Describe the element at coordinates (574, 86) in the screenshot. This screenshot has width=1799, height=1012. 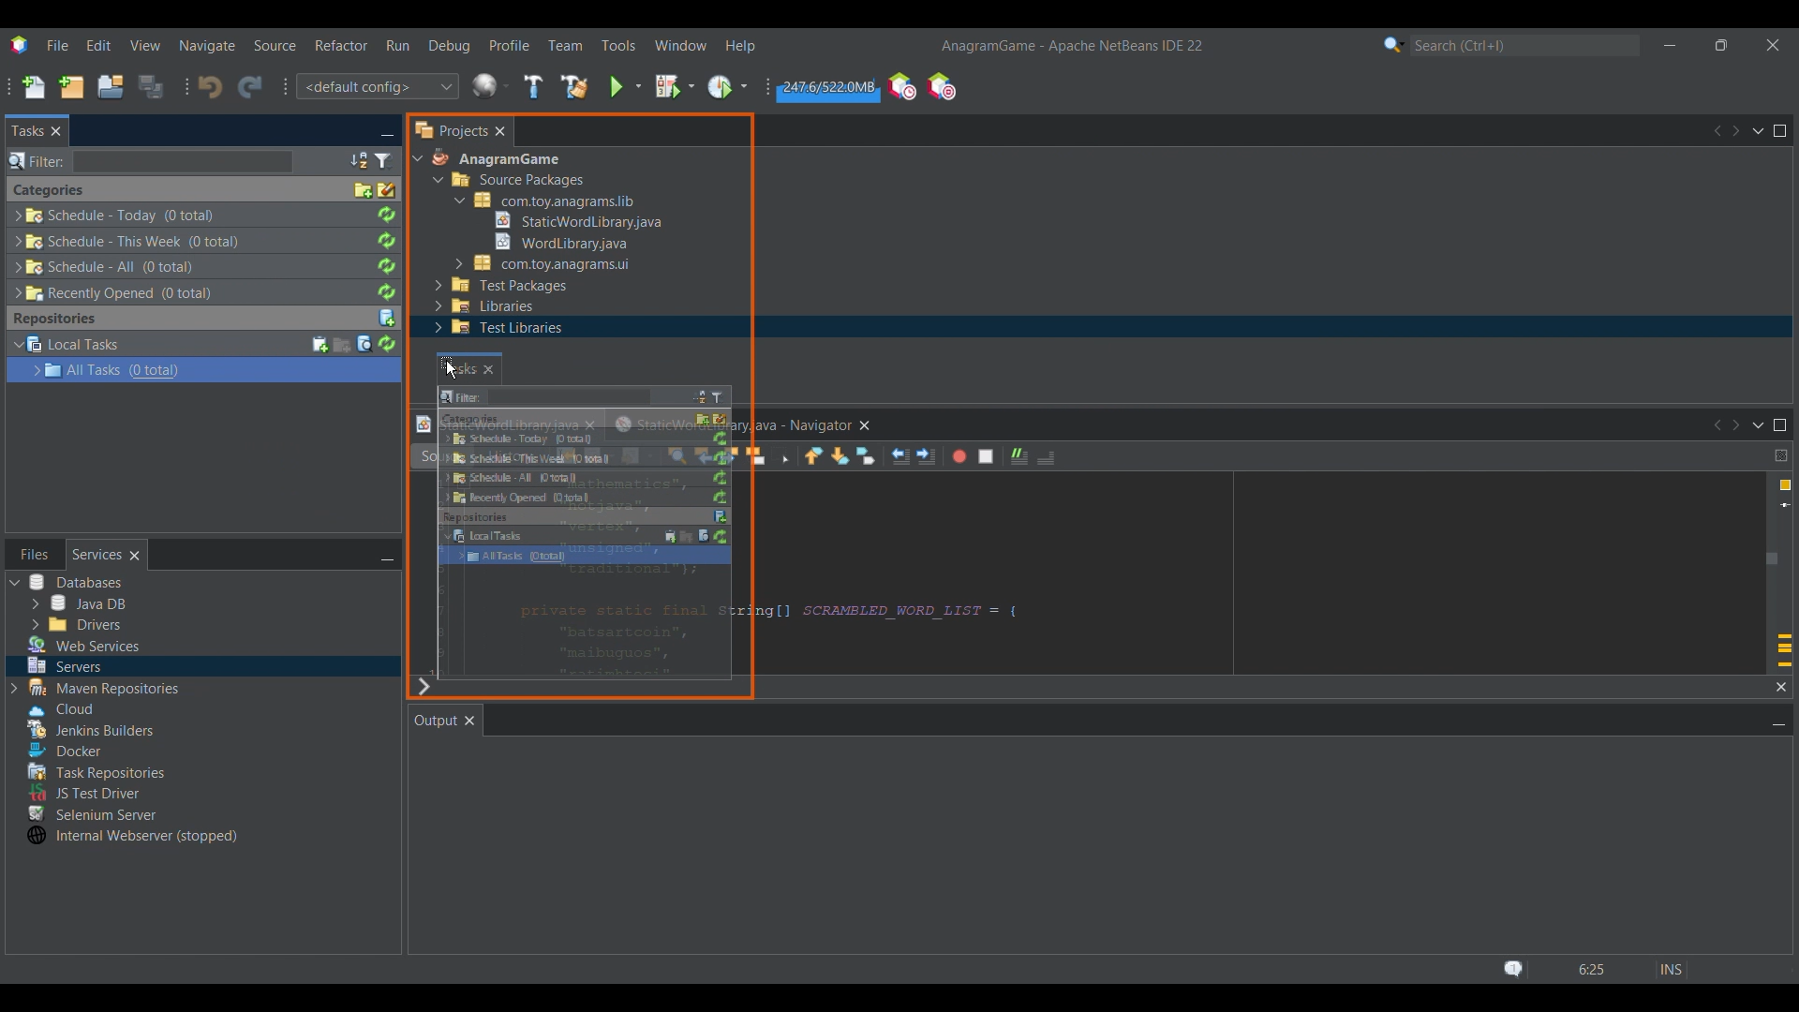
I see `Clean and build main project` at that location.